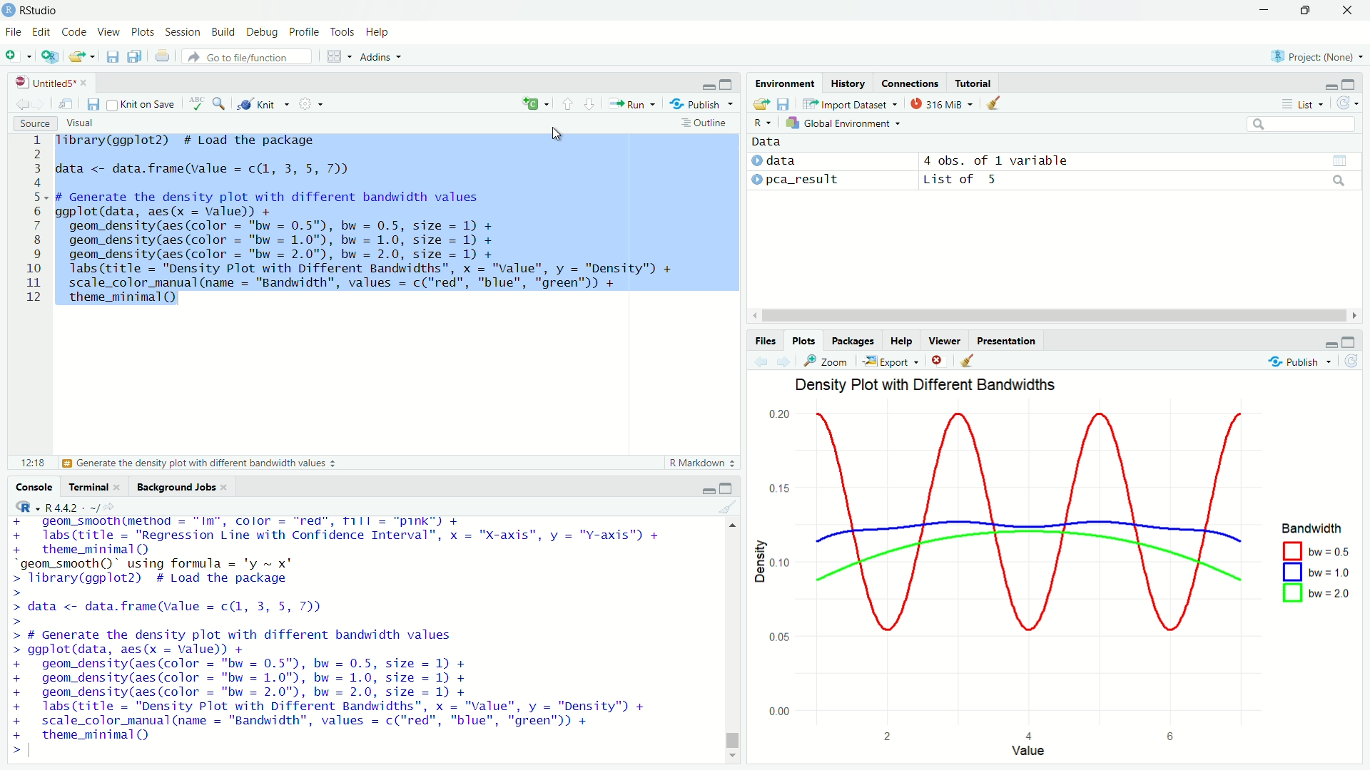  What do you see at coordinates (34, 123) in the screenshot?
I see `Source` at bounding box center [34, 123].